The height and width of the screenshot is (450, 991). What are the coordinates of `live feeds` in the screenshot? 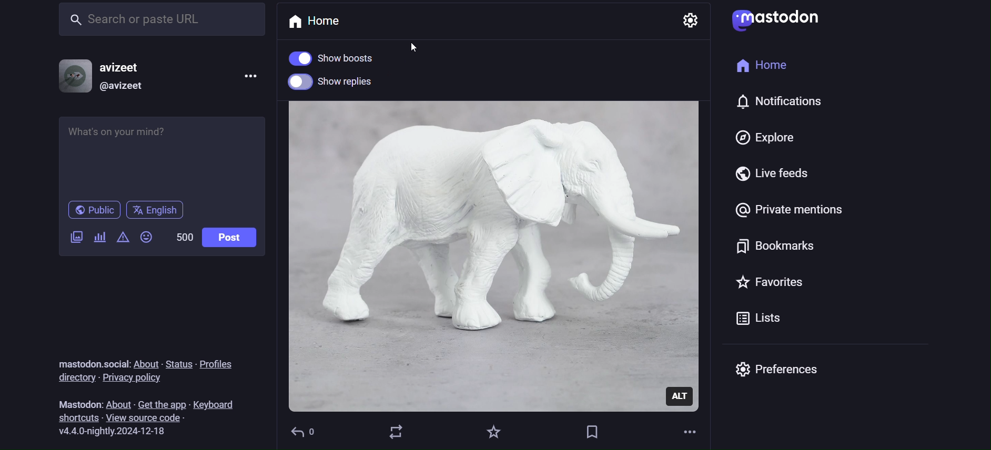 It's located at (784, 177).